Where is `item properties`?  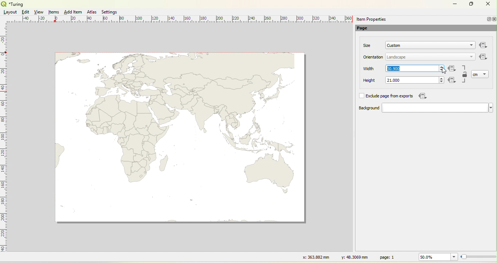 item properties is located at coordinates (371, 19).